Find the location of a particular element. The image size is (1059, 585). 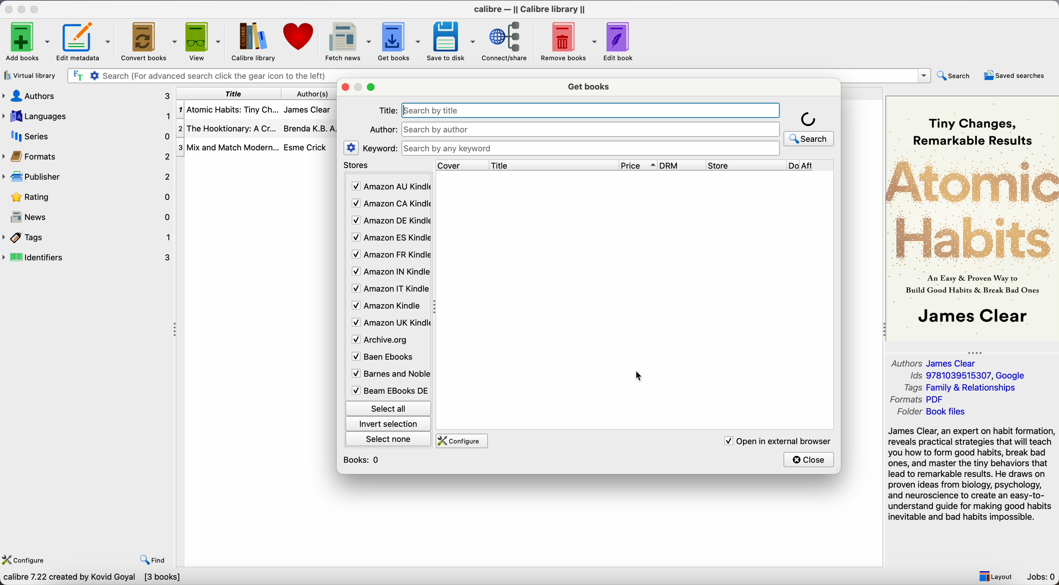

James Clear is located at coordinates (310, 112).